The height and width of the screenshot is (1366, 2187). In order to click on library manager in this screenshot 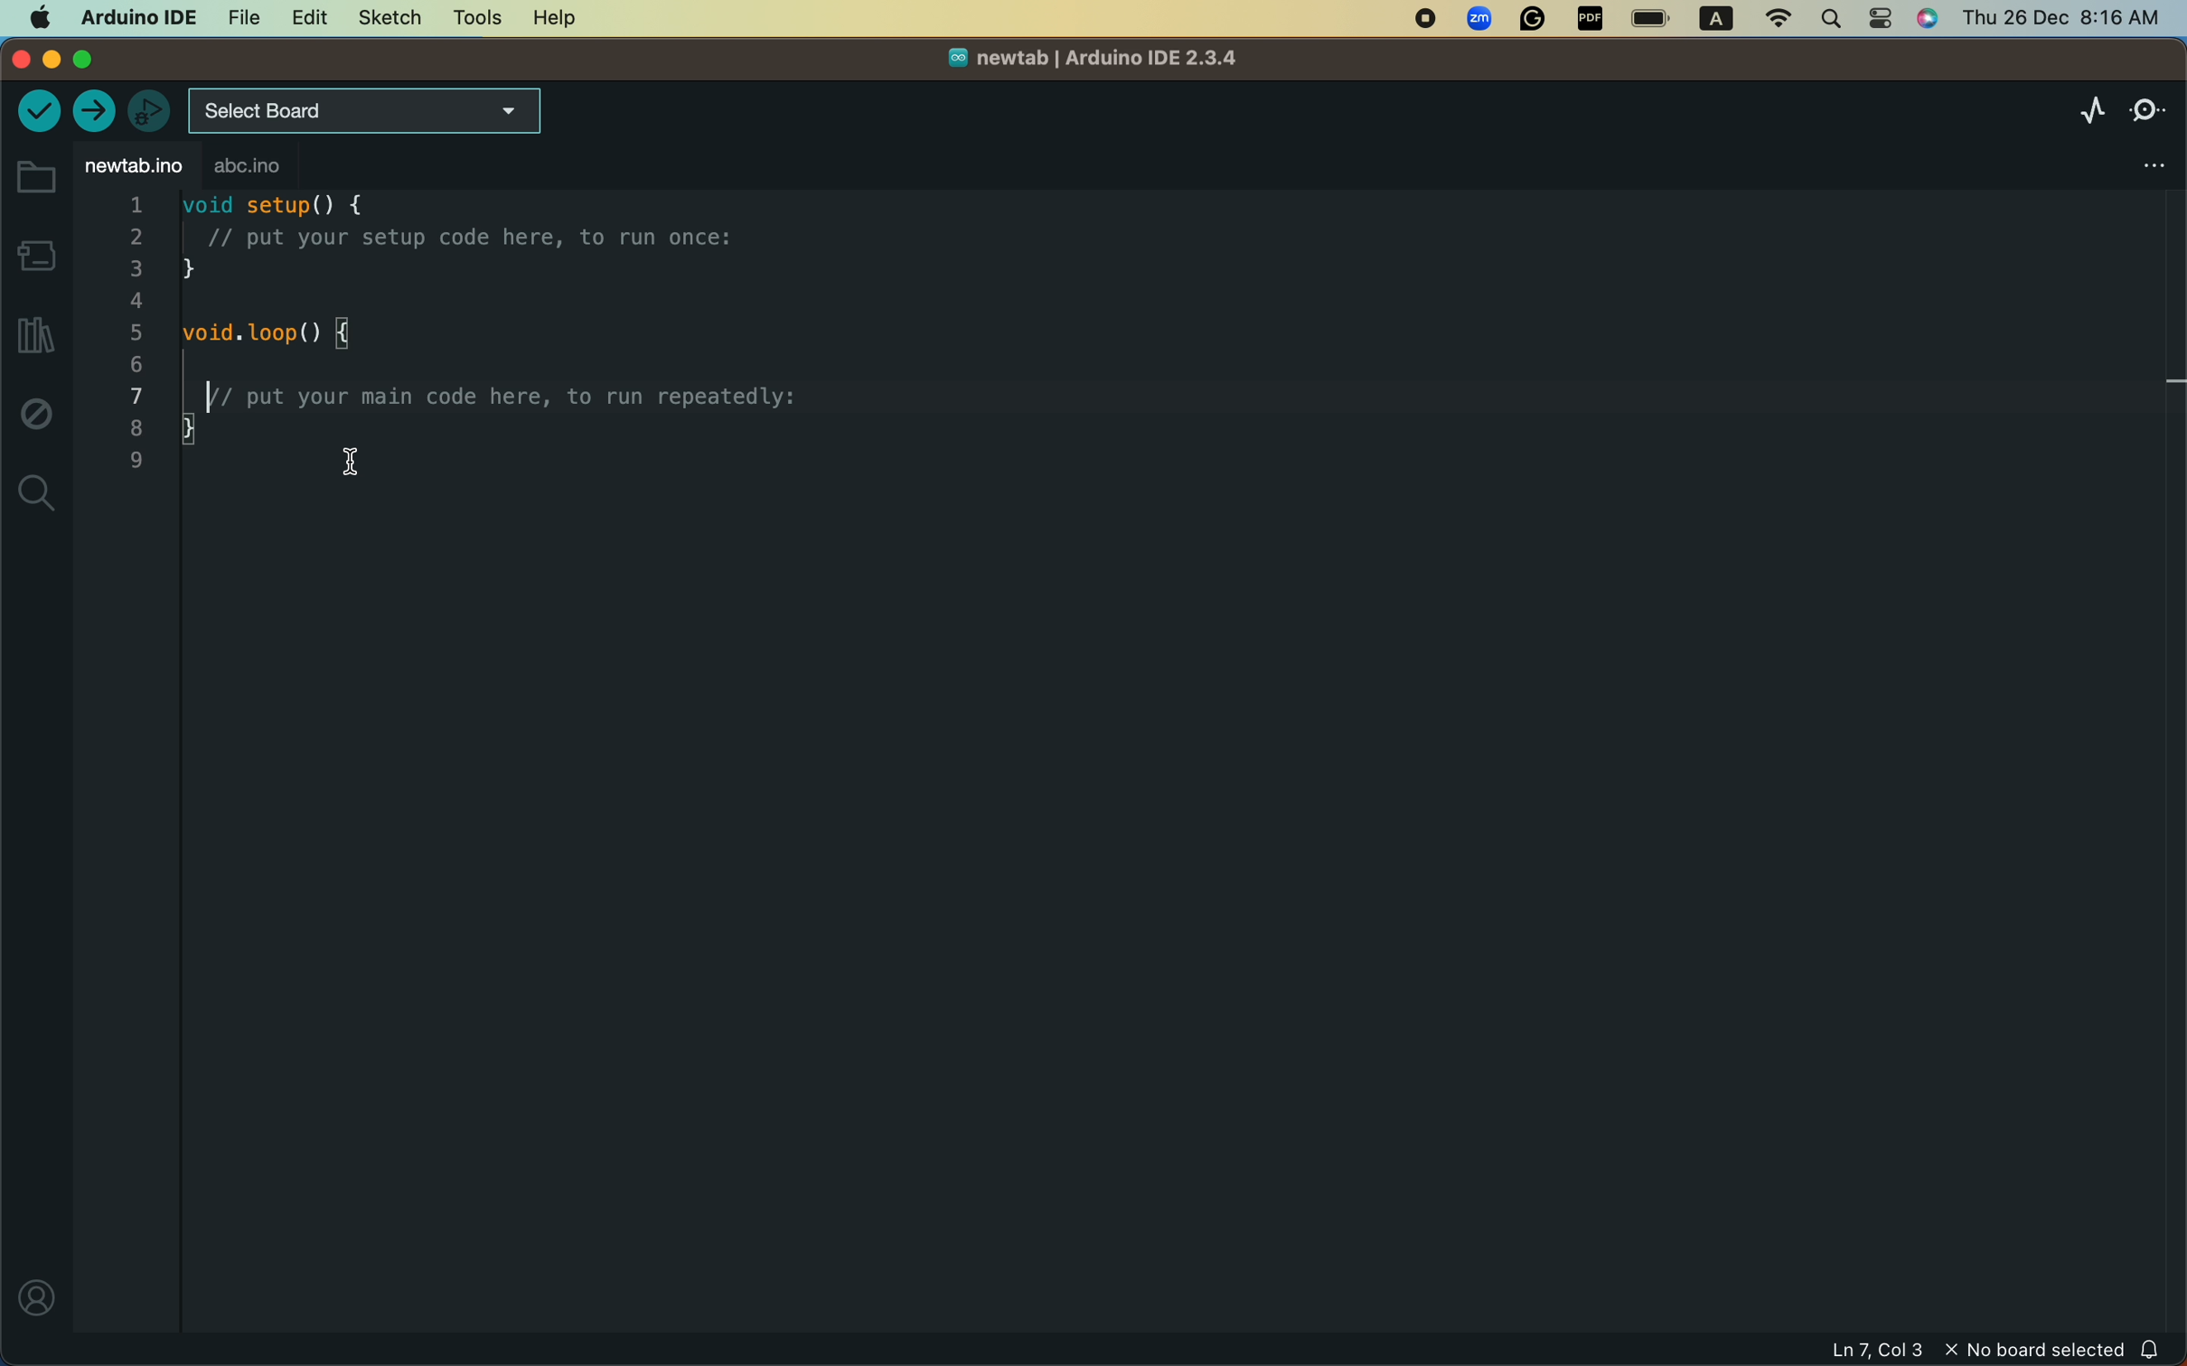, I will do `click(32, 337)`.